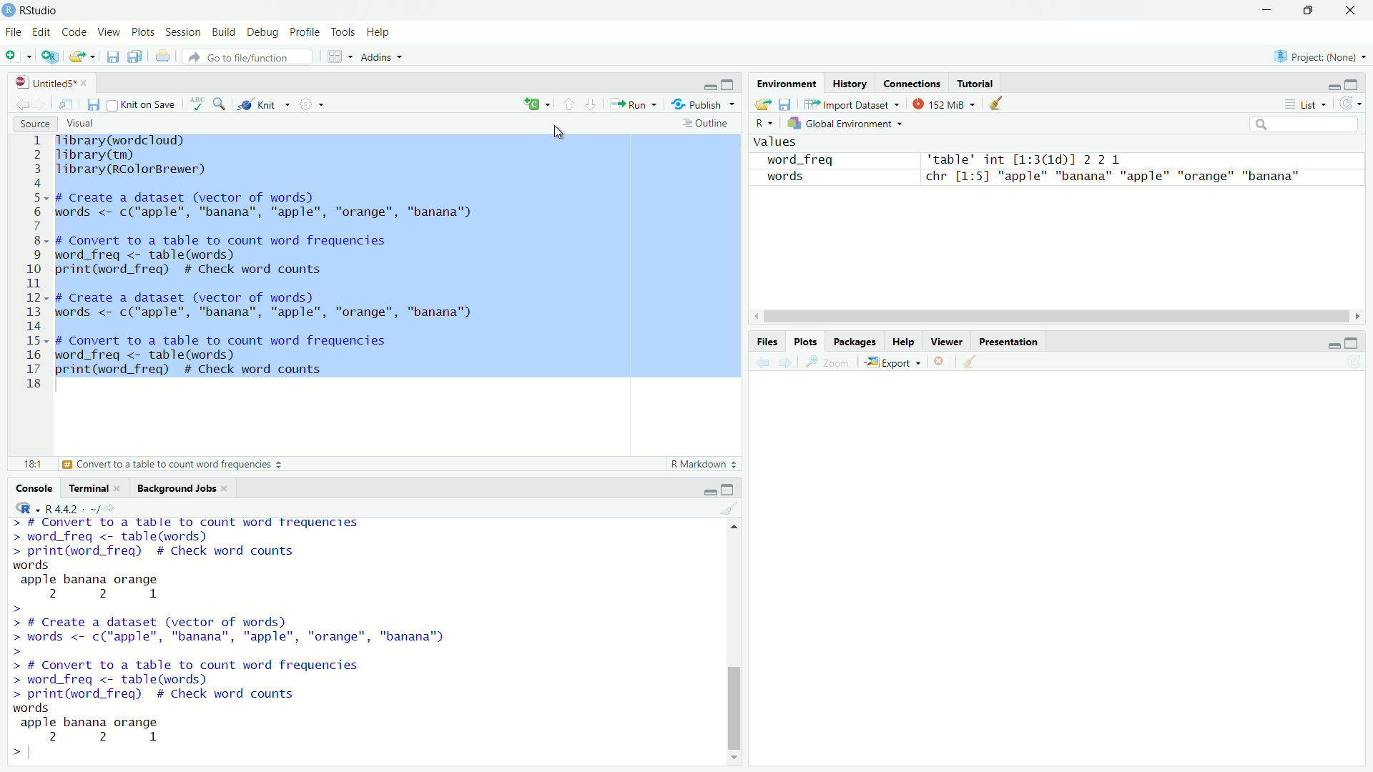 The height and width of the screenshot is (772, 1373). What do you see at coordinates (764, 104) in the screenshot?
I see `Load Workspace` at bounding box center [764, 104].